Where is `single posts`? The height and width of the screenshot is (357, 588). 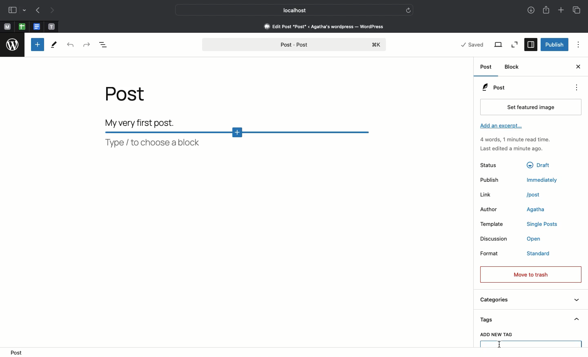 single posts is located at coordinates (541, 223).